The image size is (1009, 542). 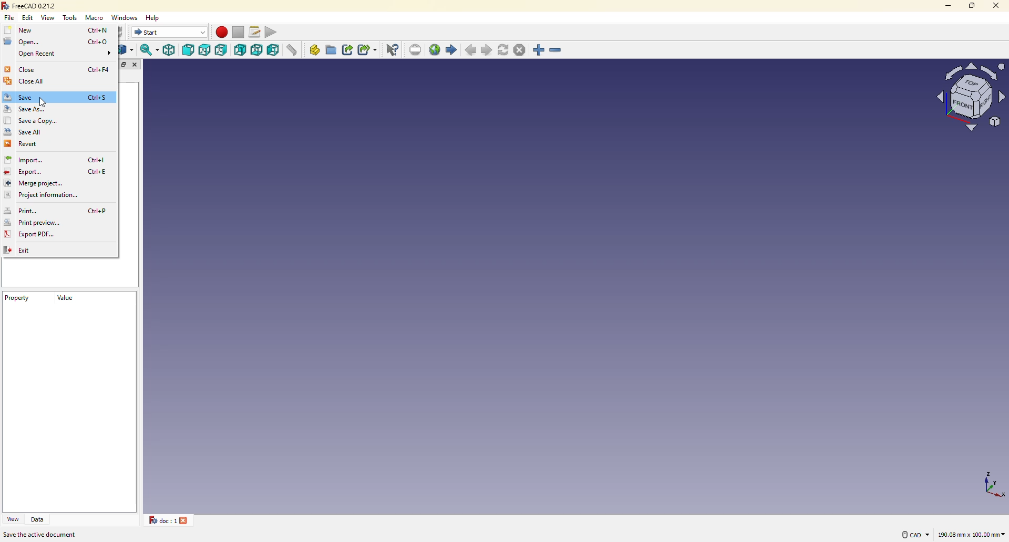 What do you see at coordinates (274, 31) in the screenshot?
I see `execute macros` at bounding box center [274, 31].